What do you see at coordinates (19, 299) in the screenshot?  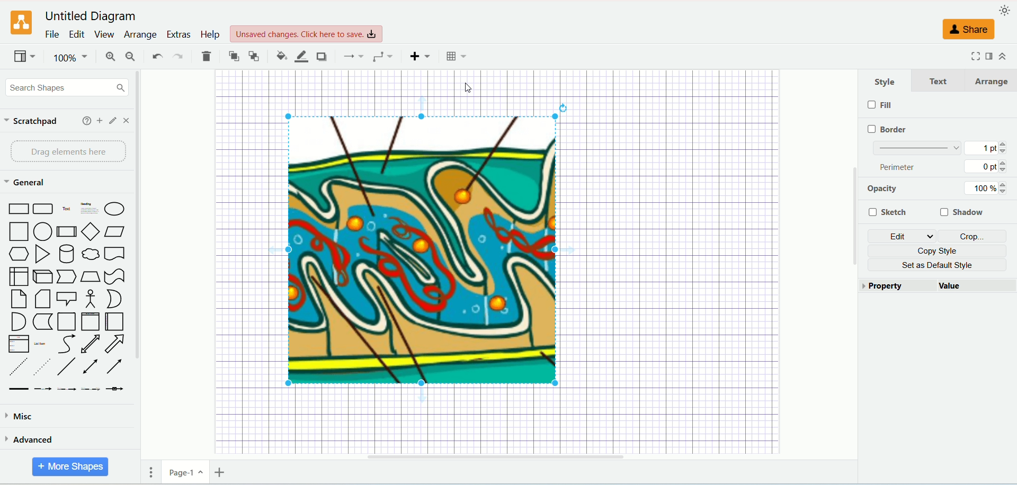 I see `Card` at bounding box center [19, 299].